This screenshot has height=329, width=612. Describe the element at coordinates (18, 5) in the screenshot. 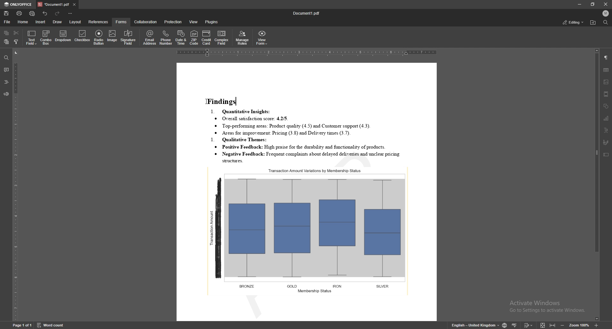

I see `onlyoffice` at that location.